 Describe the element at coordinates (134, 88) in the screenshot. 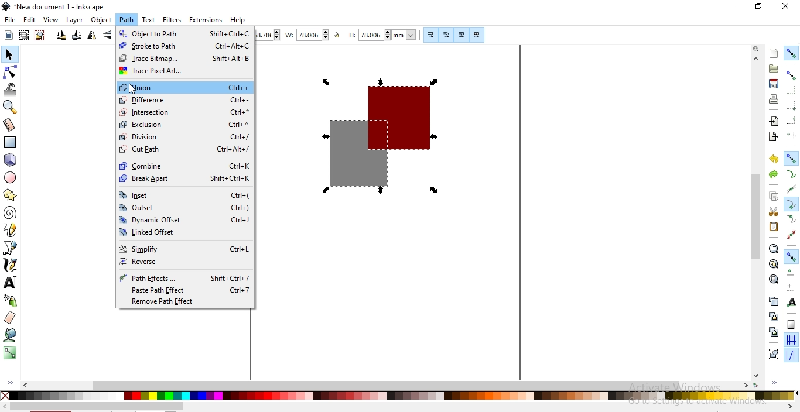

I see `cursor` at that location.